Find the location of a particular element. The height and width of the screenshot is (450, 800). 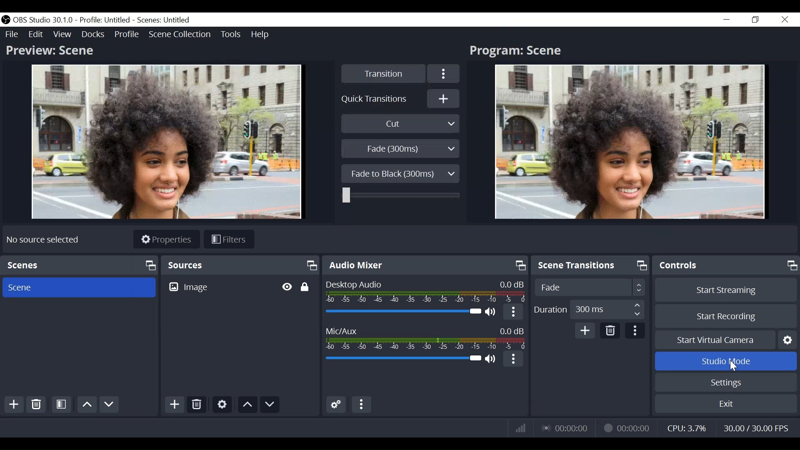

Fade to Black is located at coordinates (401, 173).